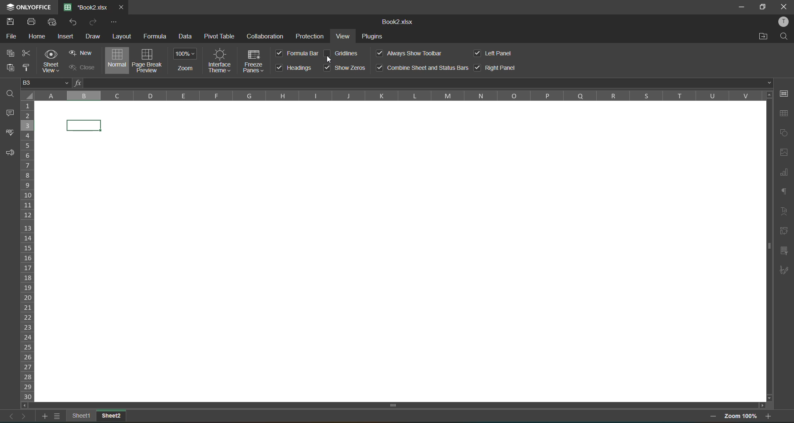 The image size is (794, 423). I want to click on previous, so click(8, 416).